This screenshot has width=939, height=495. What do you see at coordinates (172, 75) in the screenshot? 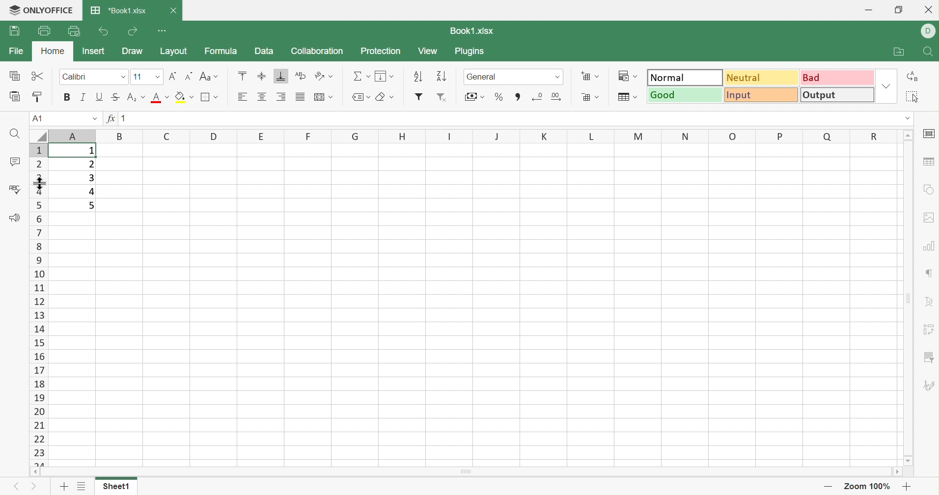
I see `Increment in font size` at bounding box center [172, 75].